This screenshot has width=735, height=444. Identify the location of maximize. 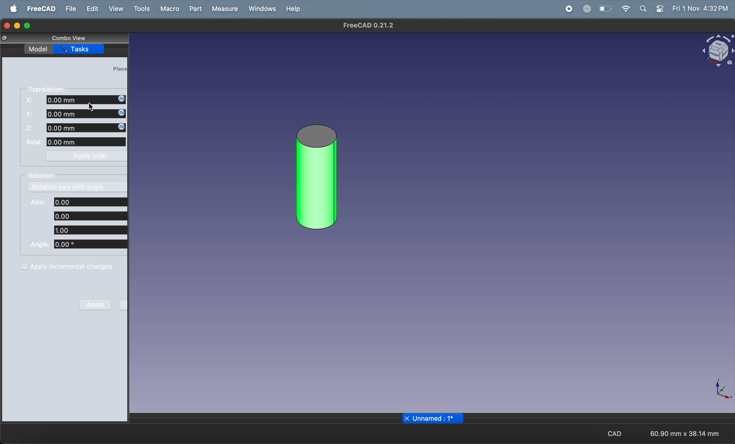
(29, 25).